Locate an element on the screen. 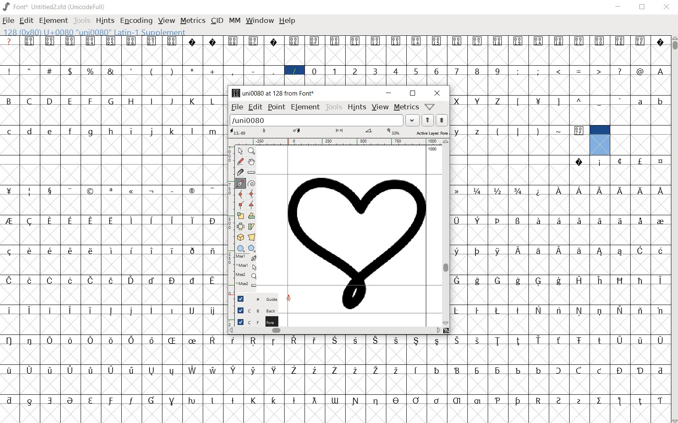 Image resolution: width=678 pixels, height=423 pixels. glyph is located at coordinates (233, 41).